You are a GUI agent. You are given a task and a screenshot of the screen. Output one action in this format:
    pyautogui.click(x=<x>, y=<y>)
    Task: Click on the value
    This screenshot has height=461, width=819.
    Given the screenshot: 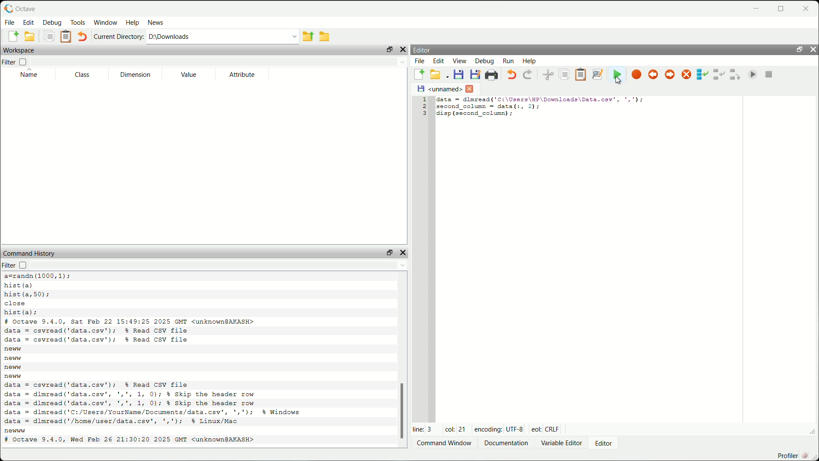 What is the action you would take?
    pyautogui.click(x=188, y=76)
    